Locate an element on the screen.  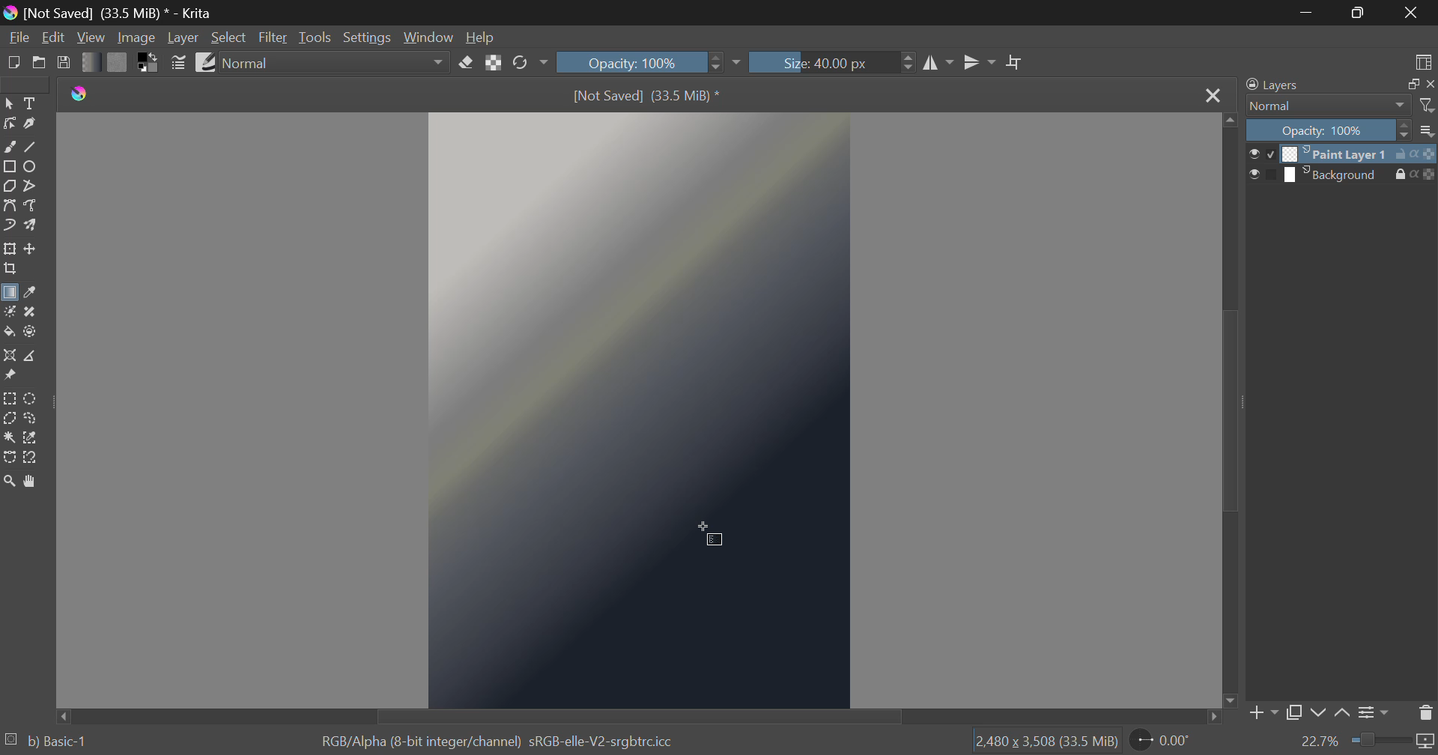
logo is located at coordinates (84, 94).